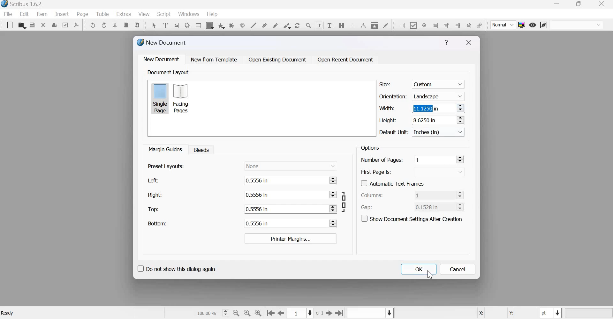 The height and width of the screenshot is (319, 613). What do you see at coordinates (209, 25) in the screenshot?
I see `shape` at bounding box center [209, 25].